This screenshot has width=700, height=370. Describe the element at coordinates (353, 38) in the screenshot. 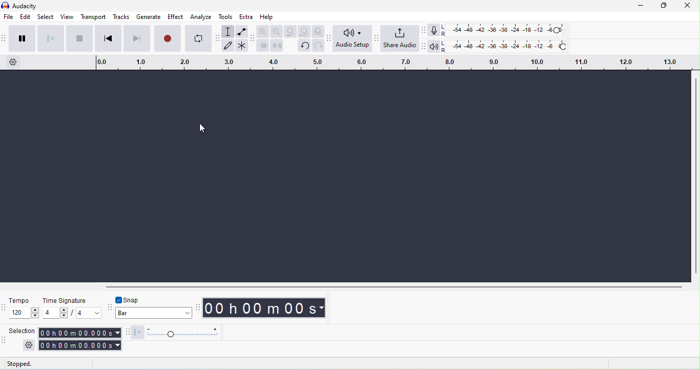

I see `audio setup` at that location.